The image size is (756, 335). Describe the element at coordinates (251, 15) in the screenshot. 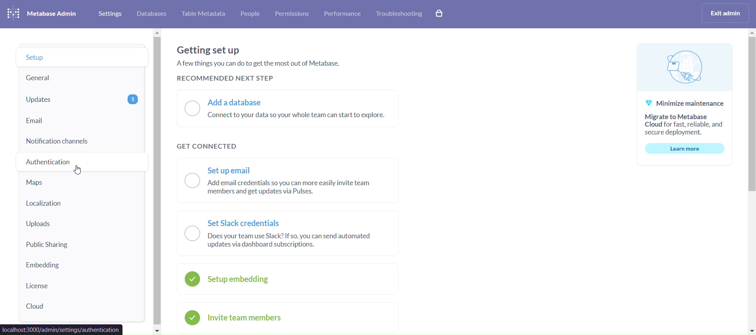

I see `people` at that location.